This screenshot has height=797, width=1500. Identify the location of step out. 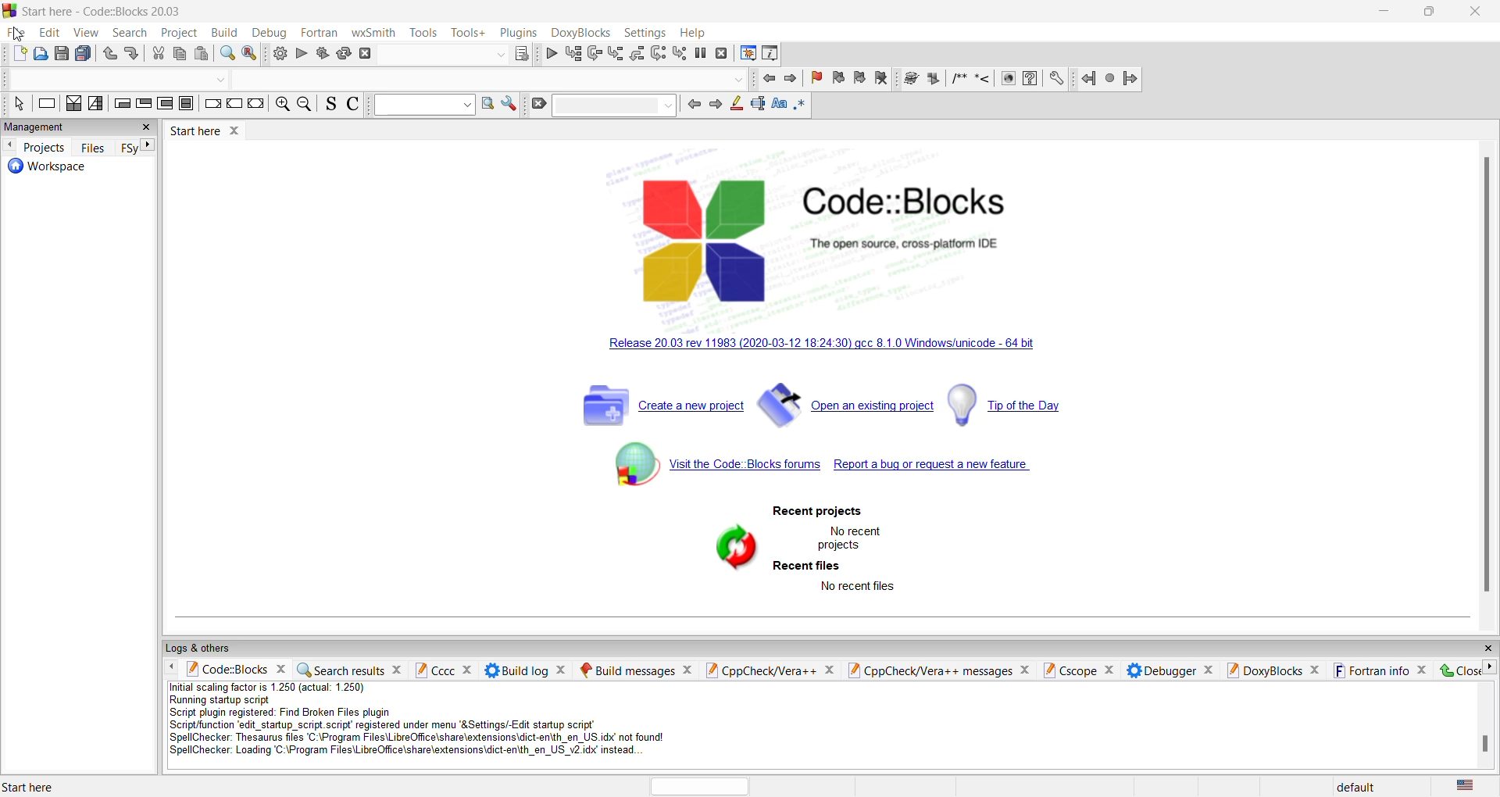
(638, 53).